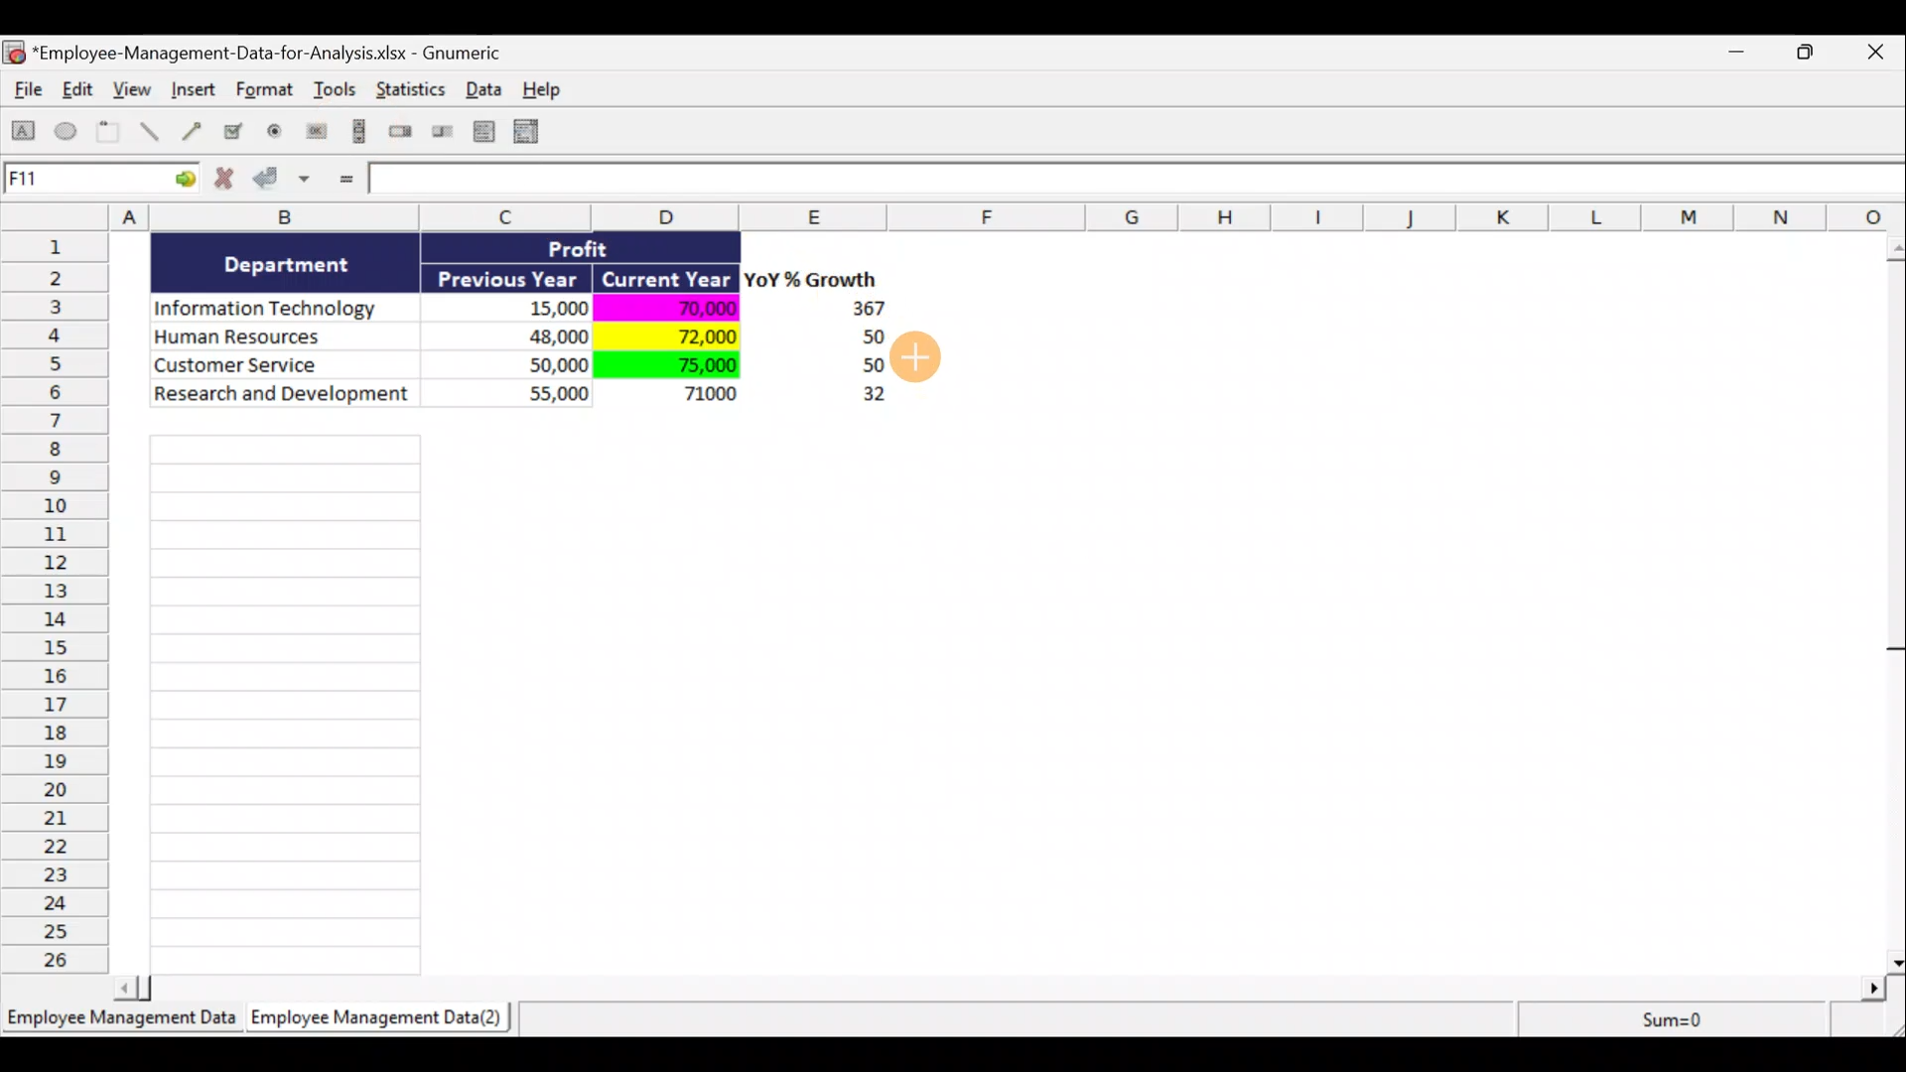 Image resolution: width=1906 pixels, height=1072 pixels. Describe the element at coordinates (67, 132) in the screenshot. I see `Create an ellipse object` at that location.